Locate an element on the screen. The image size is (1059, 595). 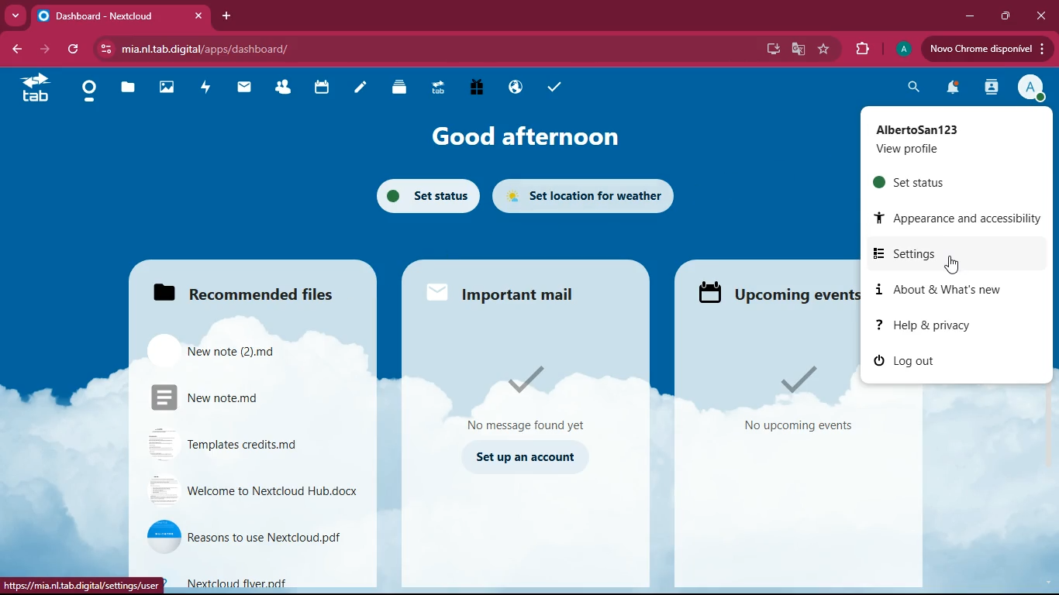
desktop is located at coordinates (771, 50).